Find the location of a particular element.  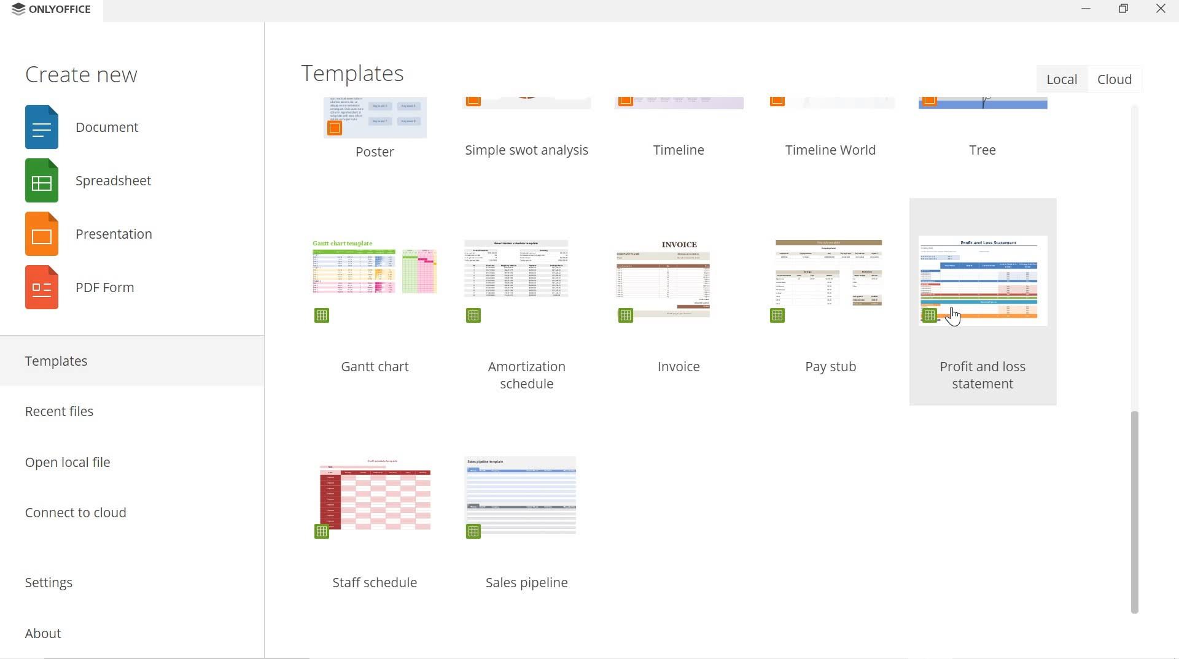

template design is located at coordinates (529, 108).